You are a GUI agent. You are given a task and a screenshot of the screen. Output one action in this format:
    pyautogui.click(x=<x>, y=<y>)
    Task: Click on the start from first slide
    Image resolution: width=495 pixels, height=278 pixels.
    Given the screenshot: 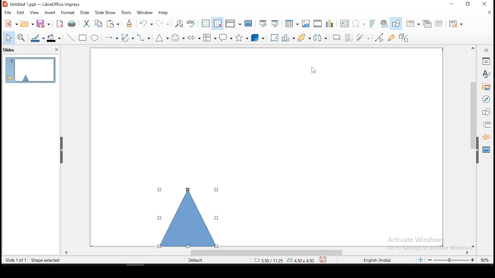 What is the action you would take?
    pyautogui.click(x=263, y=23)
    